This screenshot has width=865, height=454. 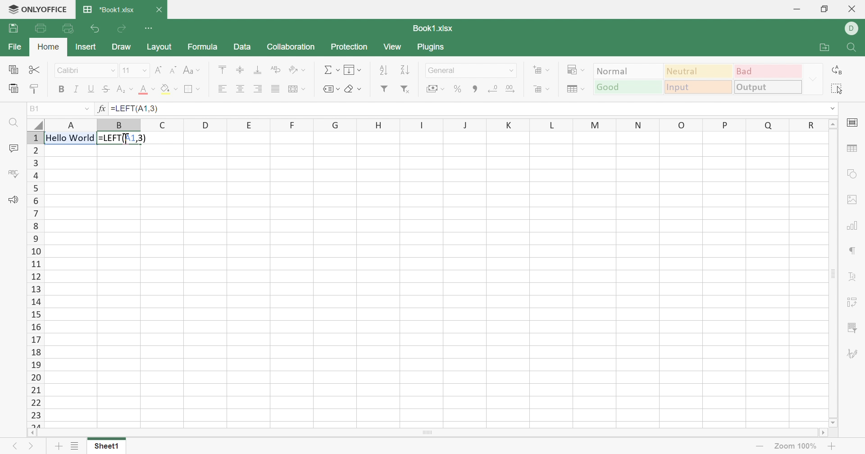 I want to click on Italic, so click(x=77, y=90).